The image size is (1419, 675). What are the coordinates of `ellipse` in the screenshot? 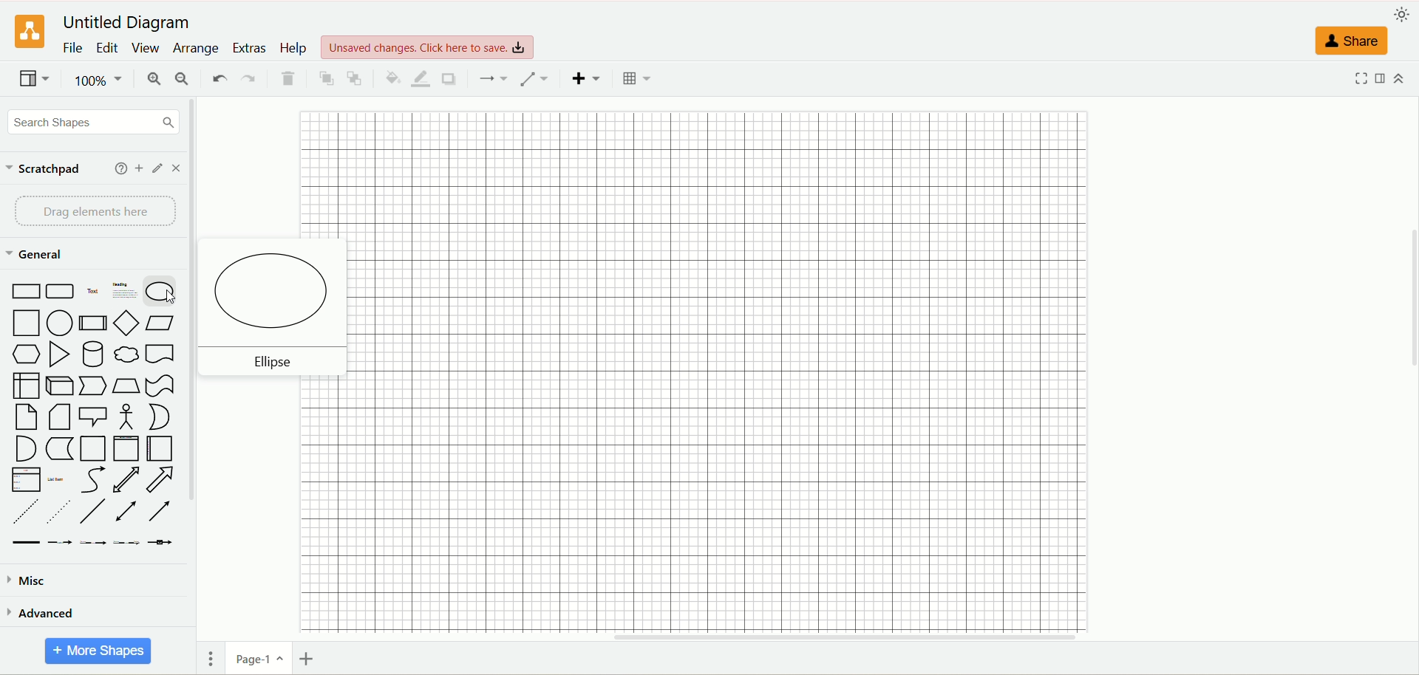 It's located at (279, 290).